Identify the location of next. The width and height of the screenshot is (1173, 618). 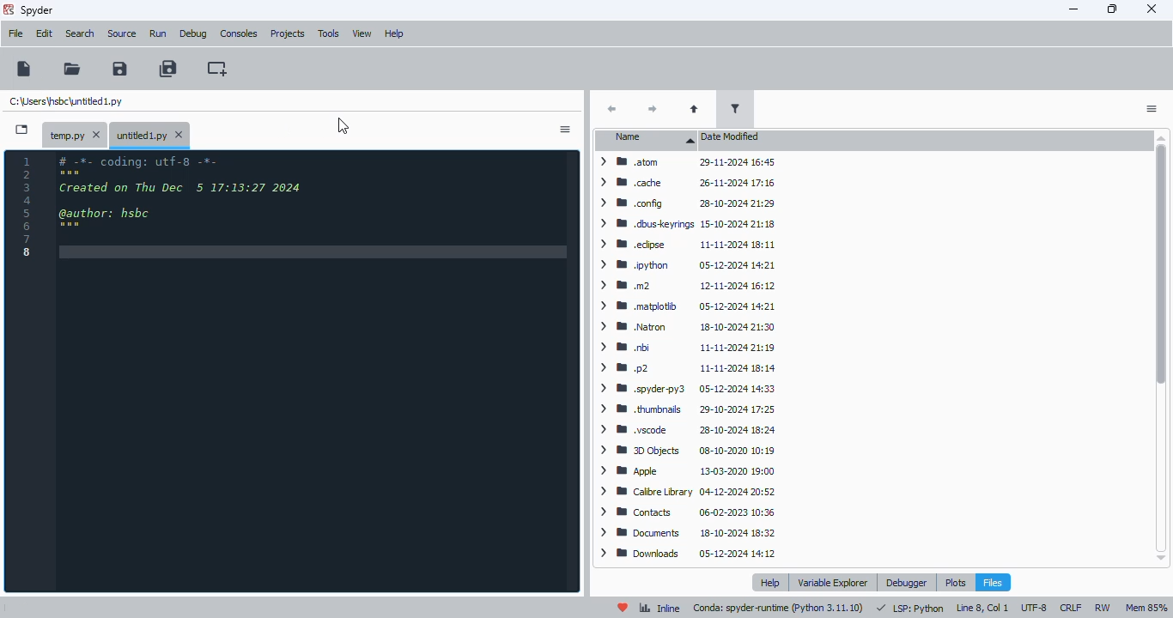
(654, 108).